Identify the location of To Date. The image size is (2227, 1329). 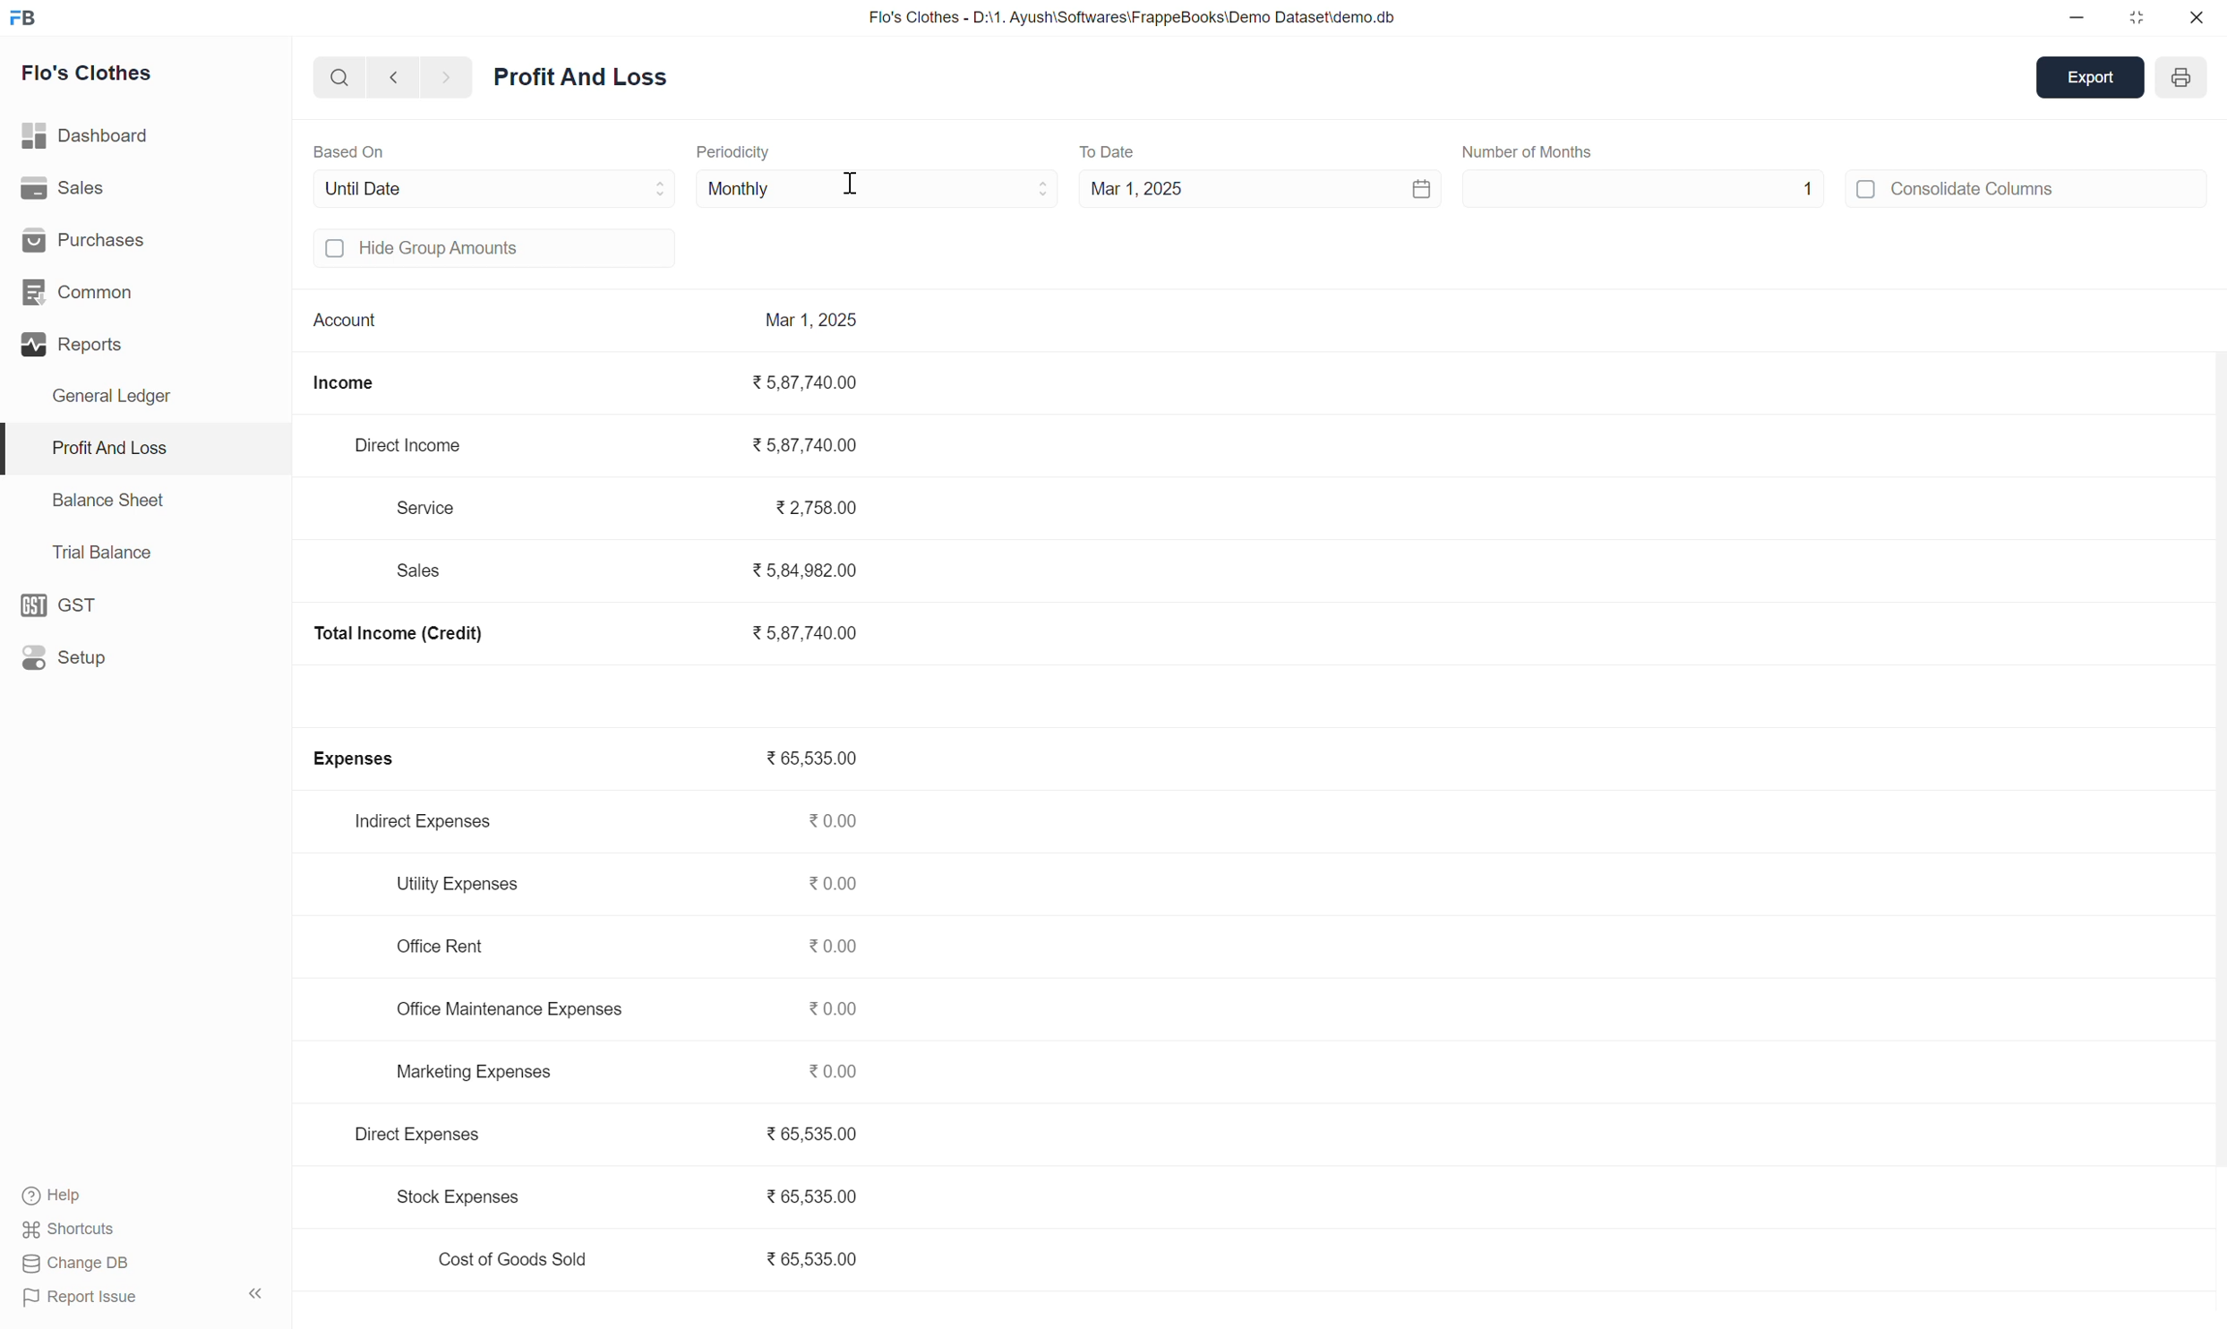
(1114, 148).